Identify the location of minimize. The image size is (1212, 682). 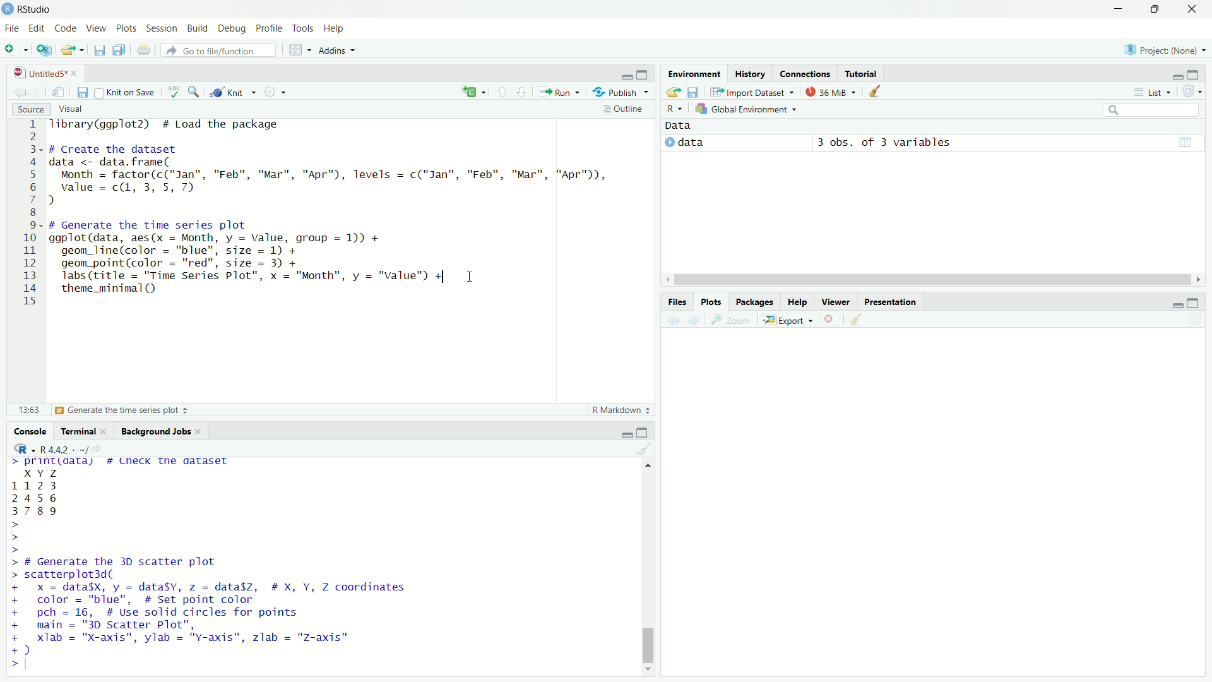
(623, 433).